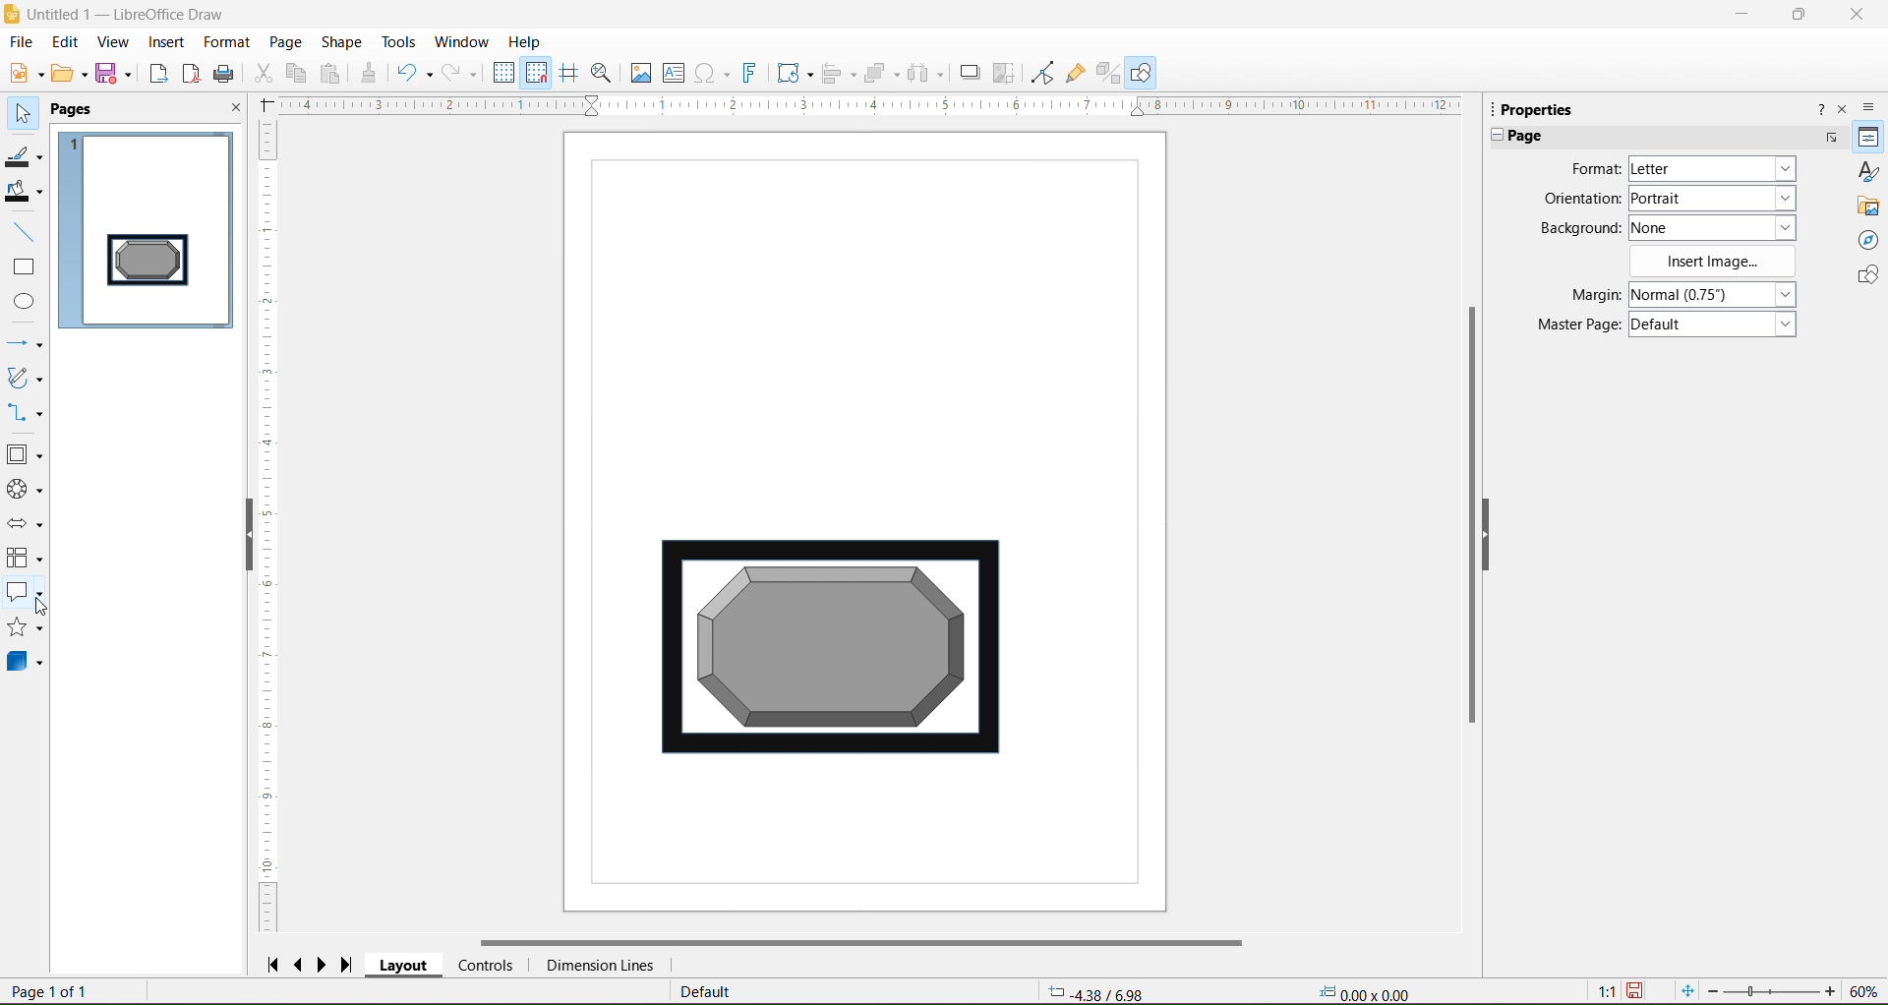 The width and height of the screenshot is (1888, 1005). What do you see at coordinates (1144, 72) in the screenshot?
I see `Show Draw Functions` at bounding box center [1144, 72].